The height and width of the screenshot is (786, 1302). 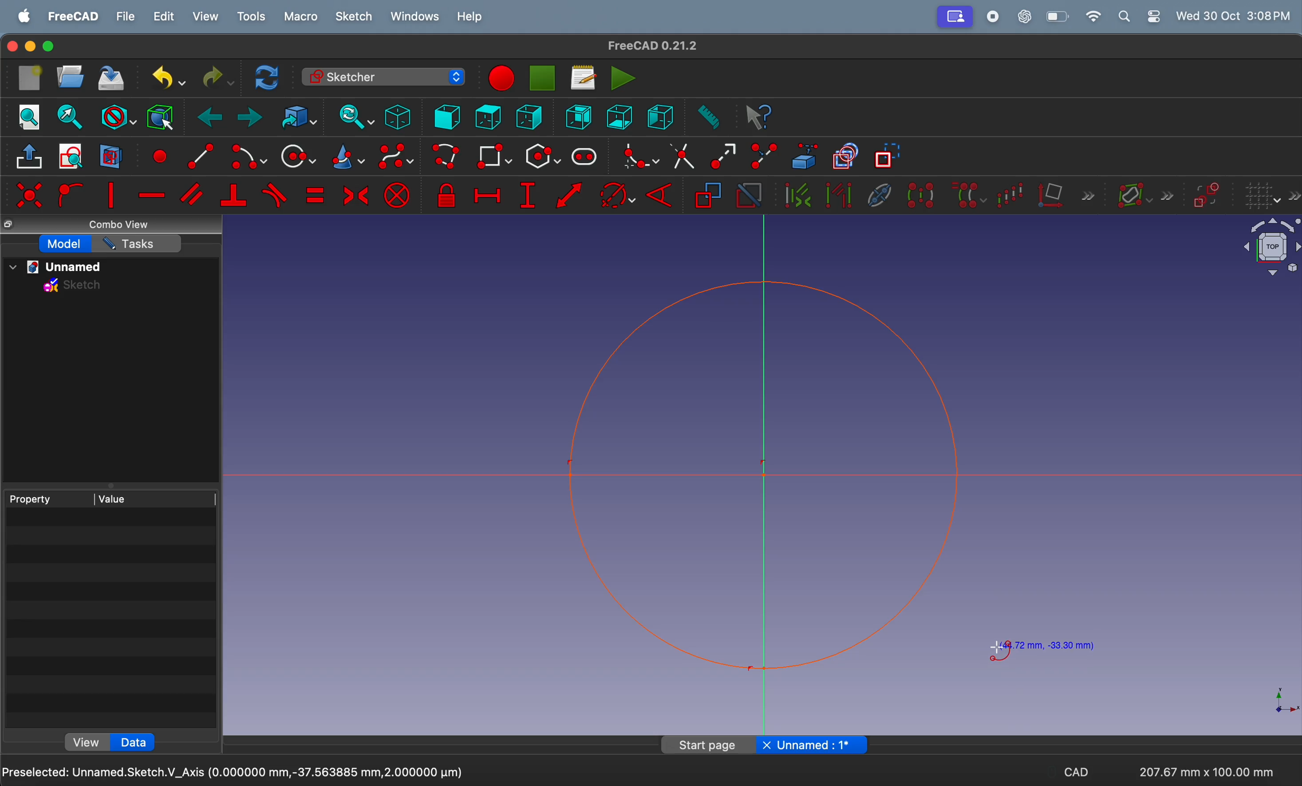 What do you see at coordinates (664, 193) in the screenshot?
I see `constraint angle` at bounding box center [664, 193].